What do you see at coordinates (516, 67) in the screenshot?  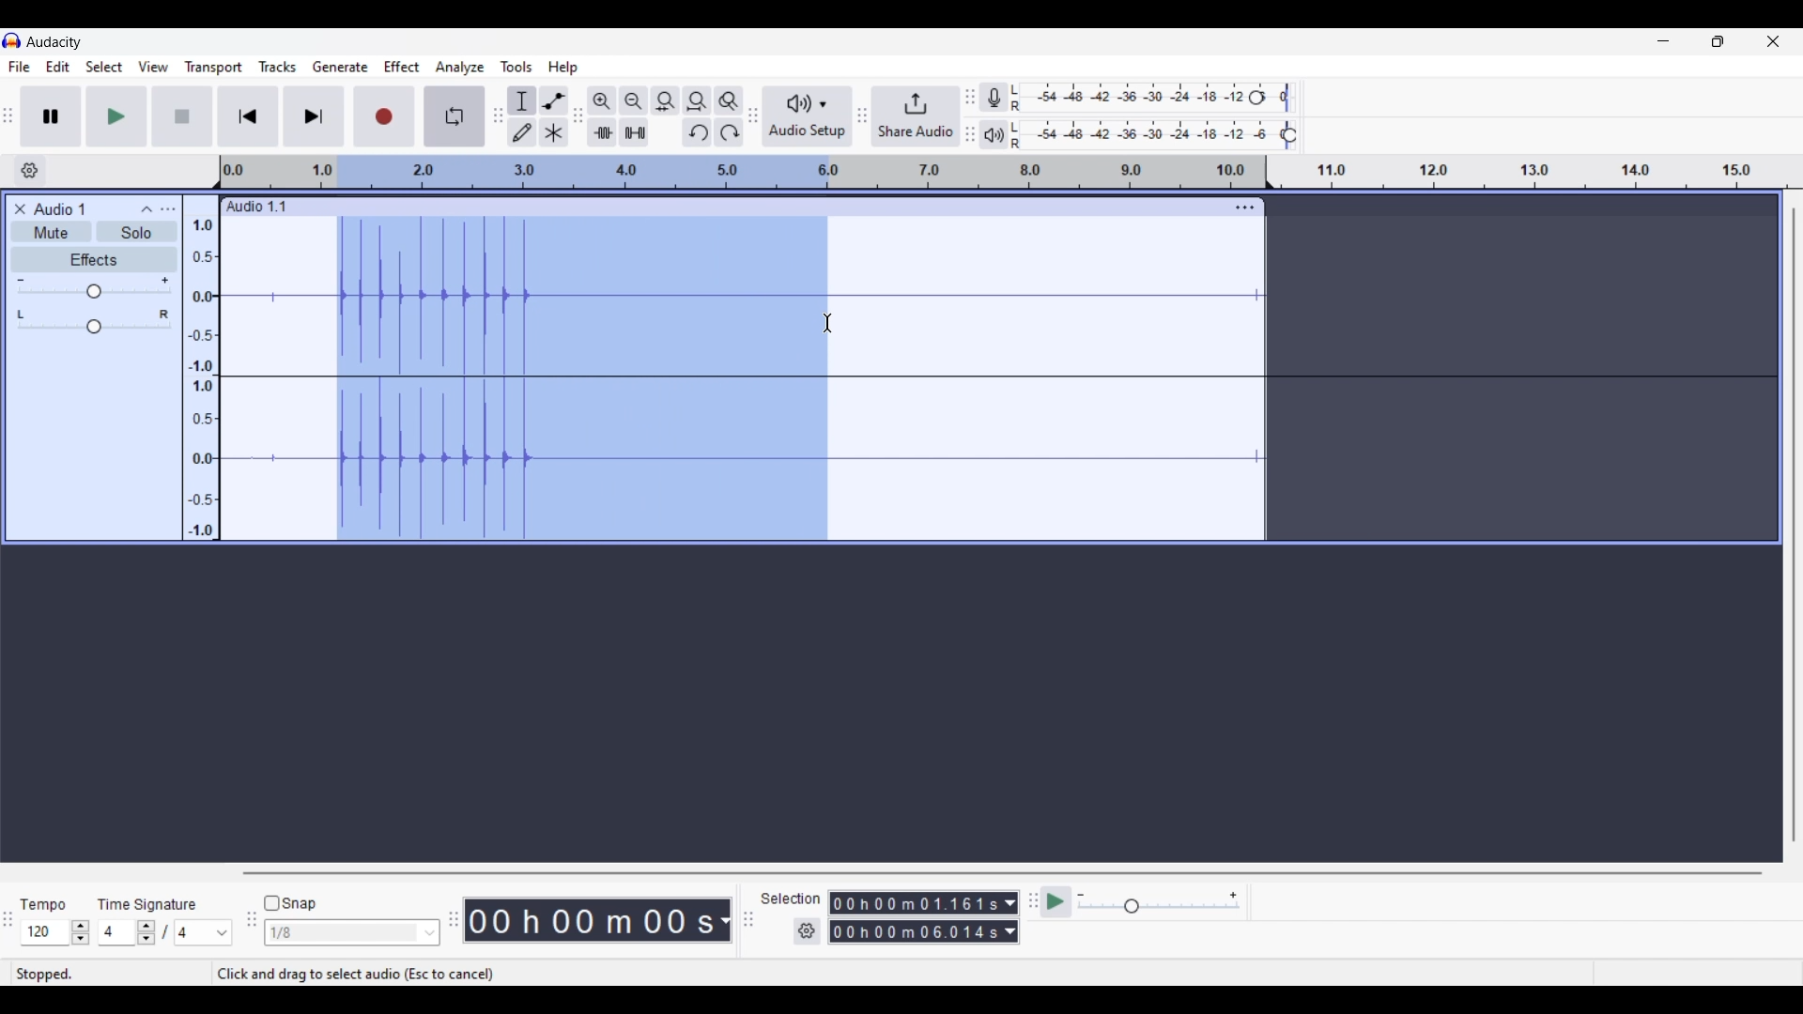 I see `Tools menu` at bounding box center [516, 67].